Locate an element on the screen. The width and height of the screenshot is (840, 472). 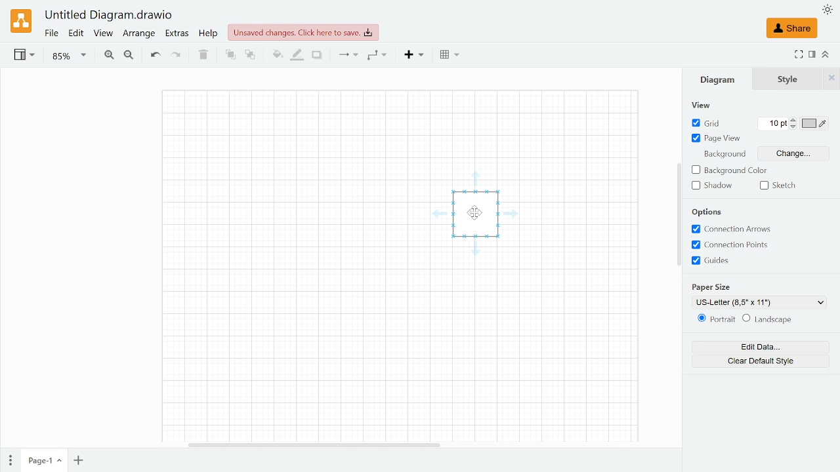
Cursor is located at coordinates (475, 213).